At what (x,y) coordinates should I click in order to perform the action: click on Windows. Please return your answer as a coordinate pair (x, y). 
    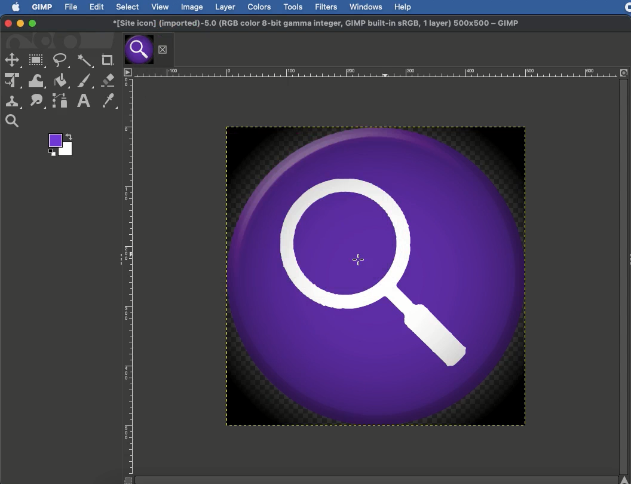
    Looking at the image, I should click on (366, 6).